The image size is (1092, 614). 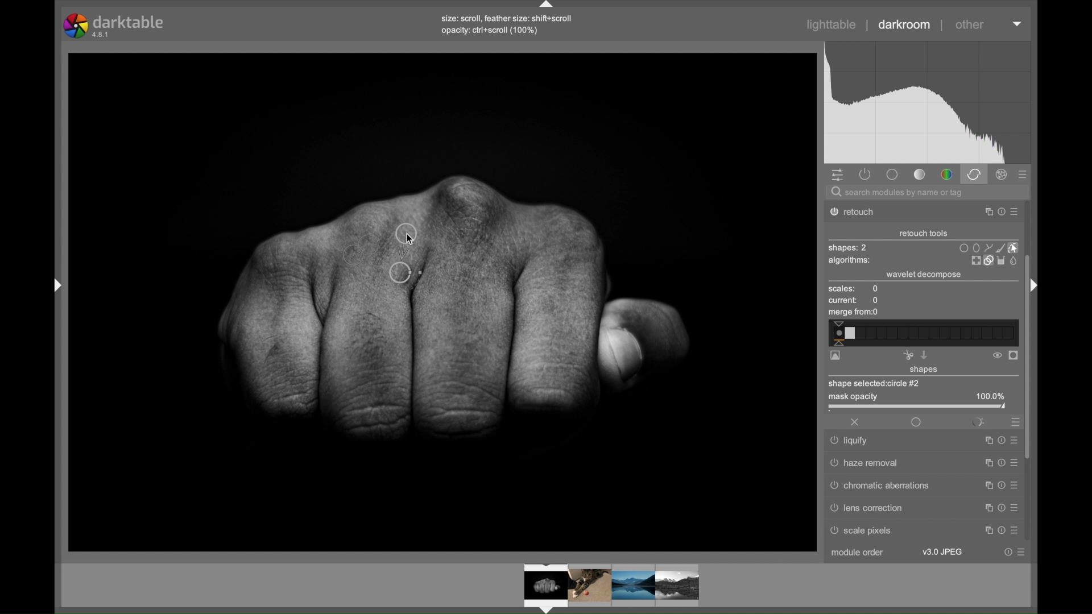 What do you see at coordinates (115, 26) in the screenshot?
I see `darktable` at bounding box center [115, 26].